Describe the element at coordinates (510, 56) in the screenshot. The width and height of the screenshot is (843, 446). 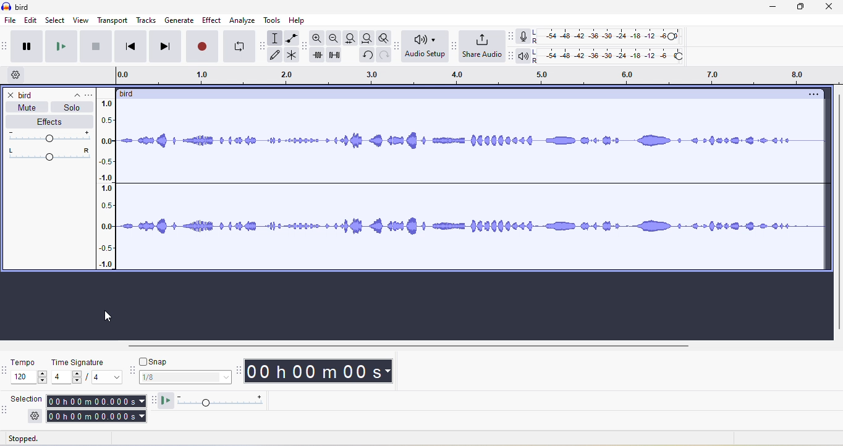
I see `audacity playback meter toolbar` at that location.